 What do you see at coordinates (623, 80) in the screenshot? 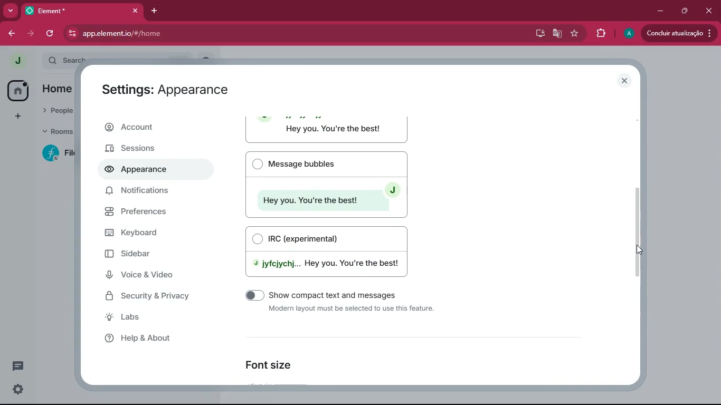
I see `close` at bounding box center [623, 80].